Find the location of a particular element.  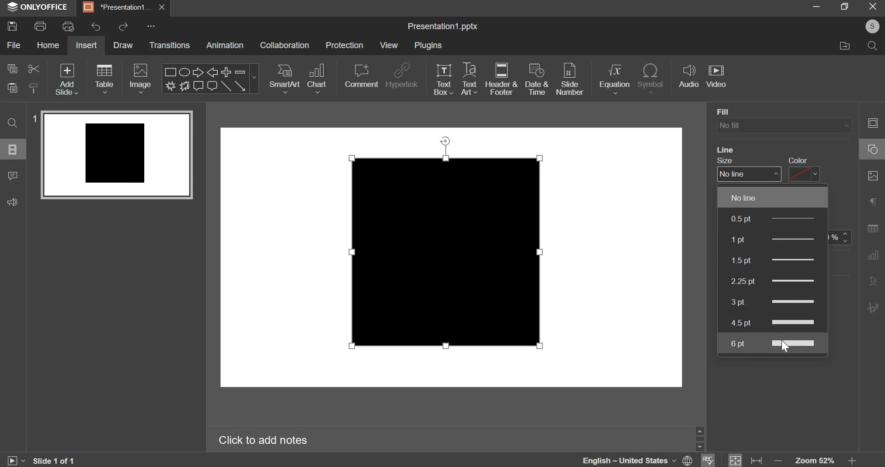

Fill is located at coordinates (725, 110).